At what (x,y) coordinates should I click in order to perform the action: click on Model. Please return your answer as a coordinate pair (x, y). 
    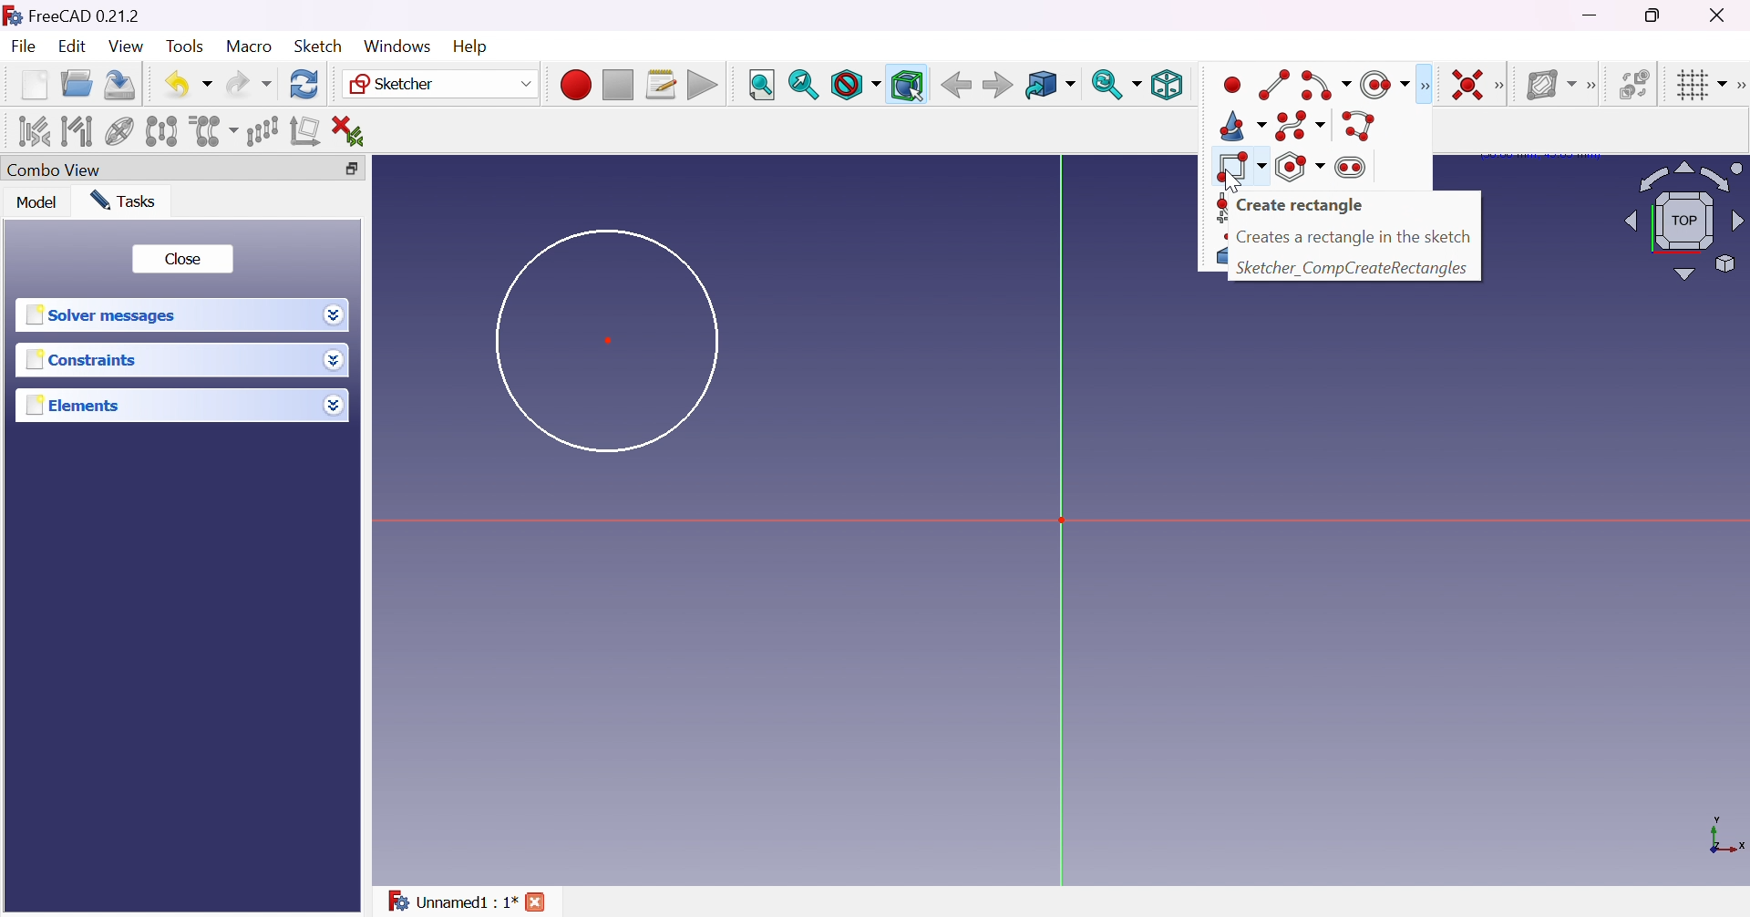
    Looking at the image, I should click on (36, 202).